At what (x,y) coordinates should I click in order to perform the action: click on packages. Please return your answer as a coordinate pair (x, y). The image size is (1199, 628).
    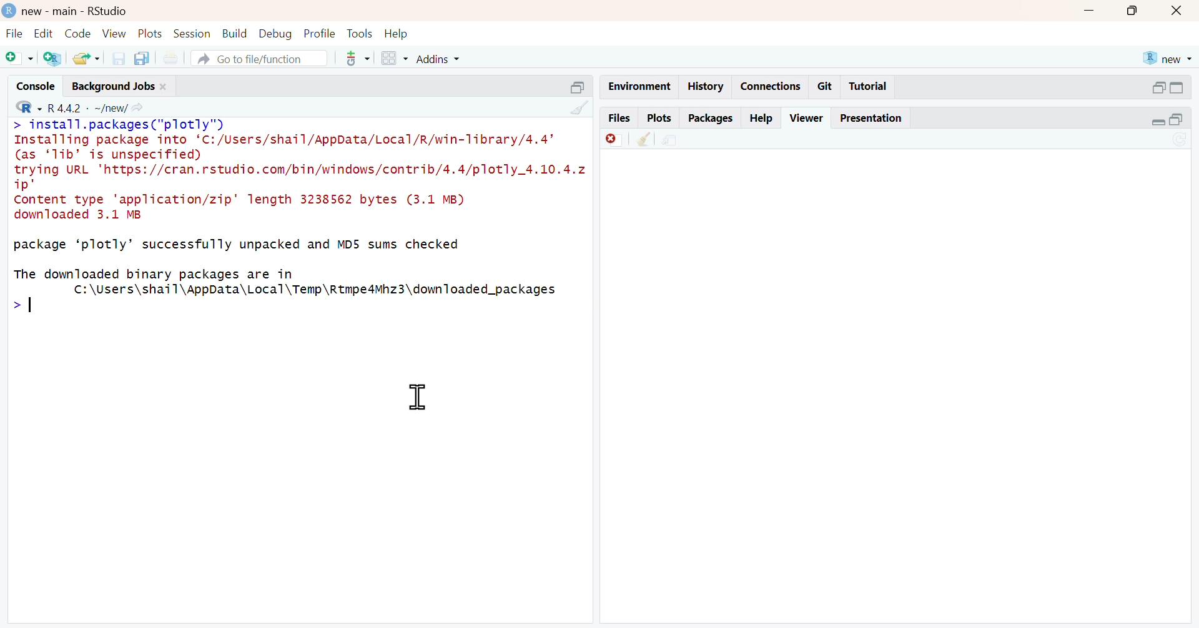
    Looking at the image, I should click on (710, 119).